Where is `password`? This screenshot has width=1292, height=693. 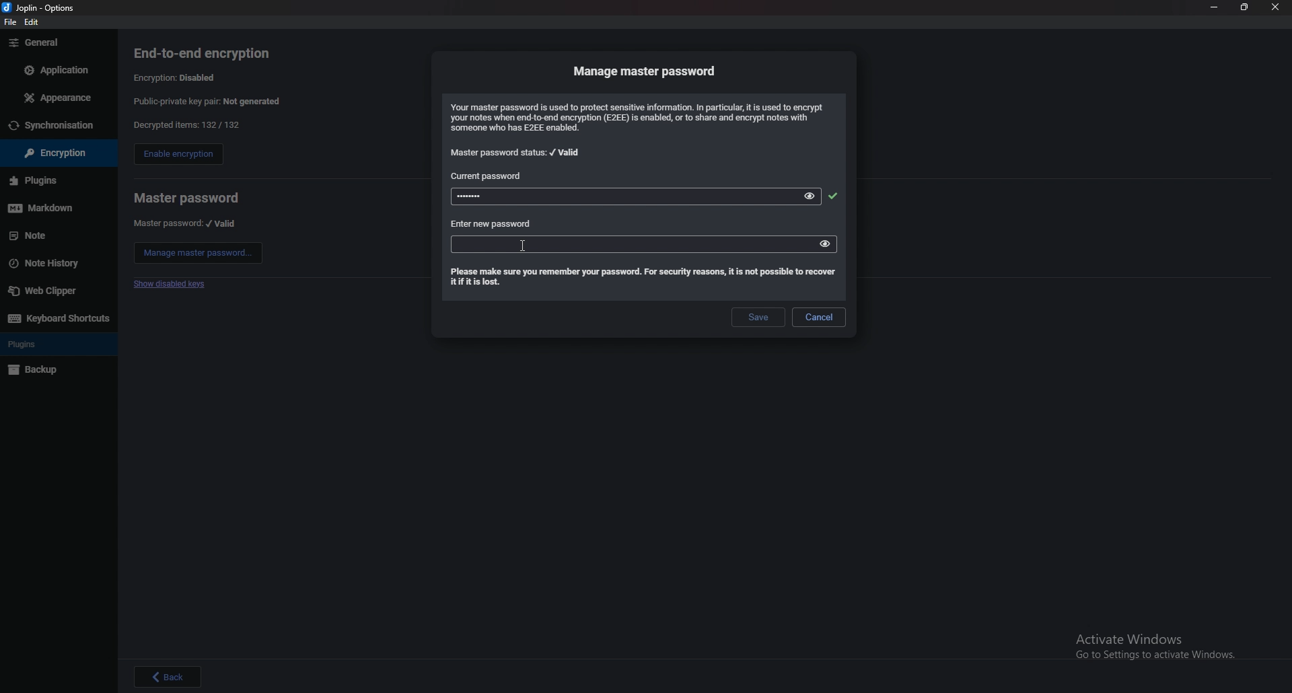 password is located at coordinates (612, 197).